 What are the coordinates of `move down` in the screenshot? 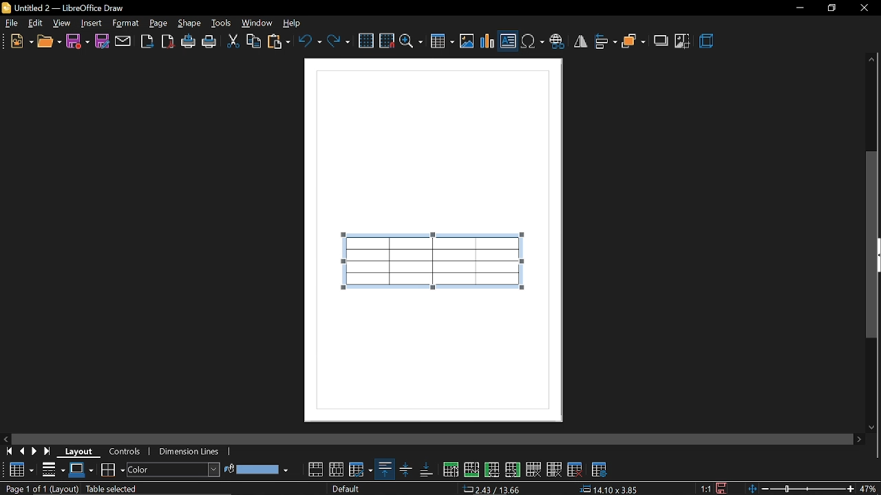 It's located at (871, 426).